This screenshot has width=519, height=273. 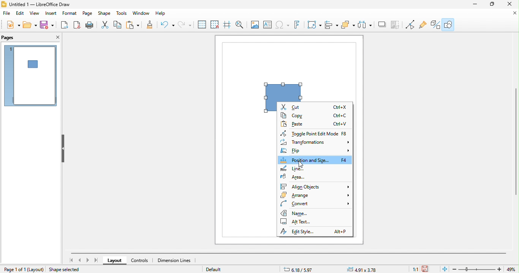 What do you see at coordinates (309, 134) in the screenshot?
I see `toggle point edit mode` at bounding box center [309, 134].